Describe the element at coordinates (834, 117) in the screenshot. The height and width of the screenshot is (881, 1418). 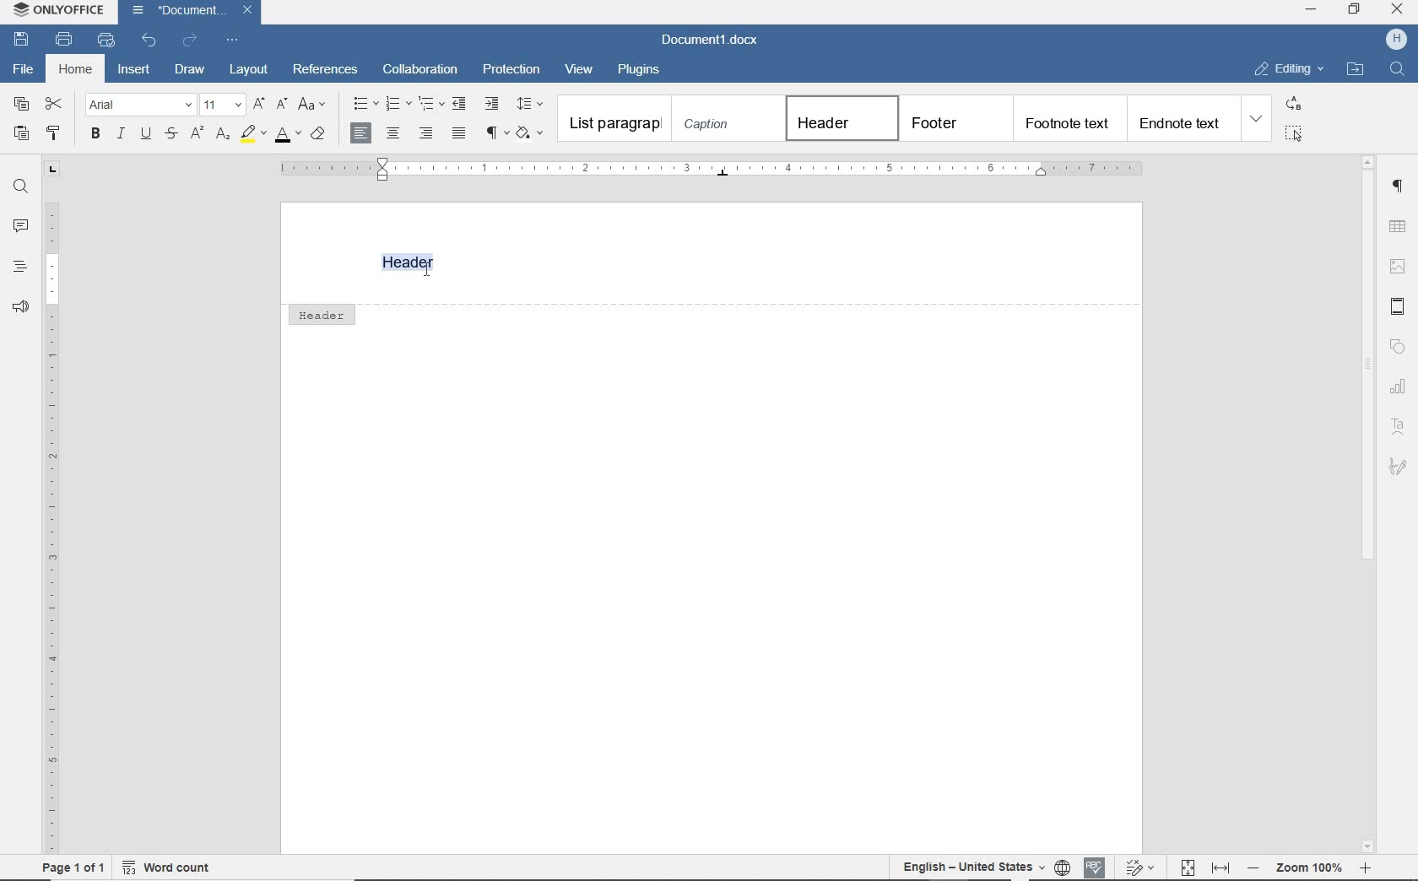
I see `Heading1` at that location.